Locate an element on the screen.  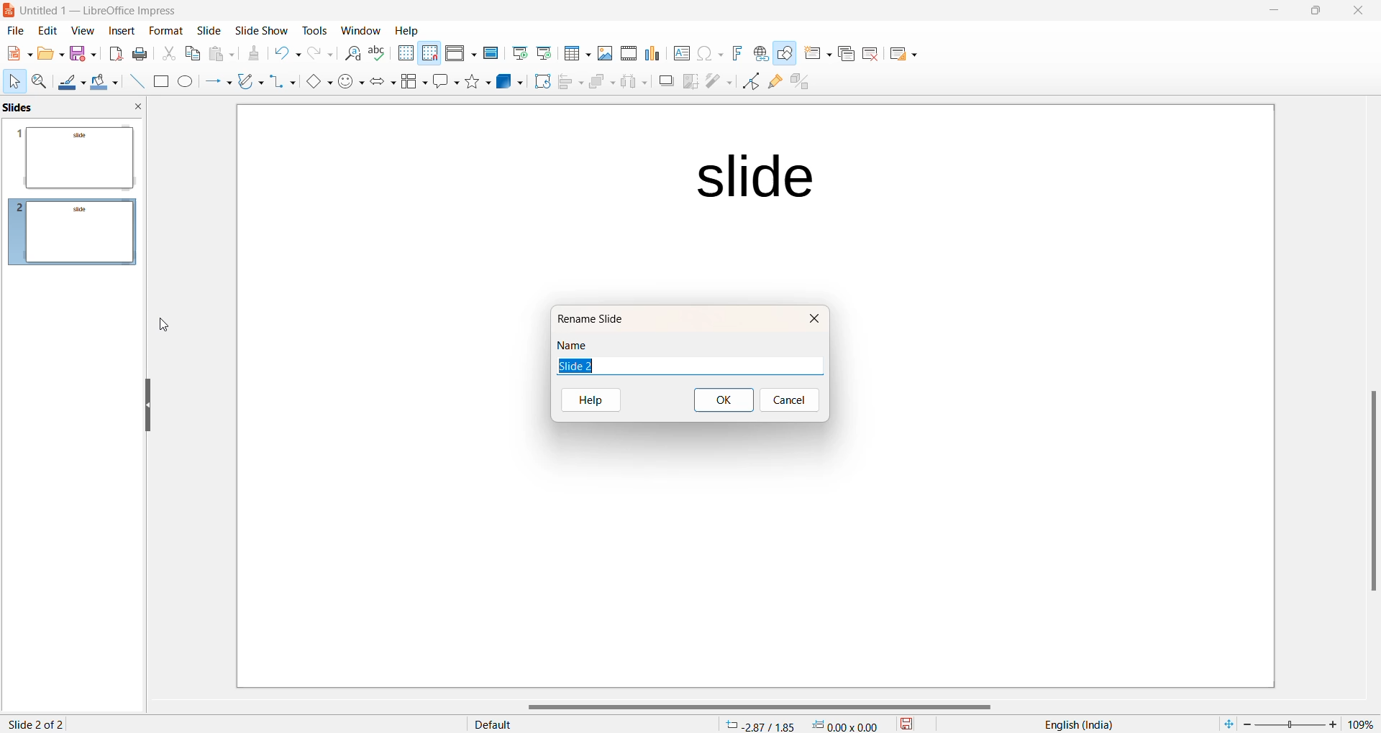
Line is located at coordinates (132, 82).